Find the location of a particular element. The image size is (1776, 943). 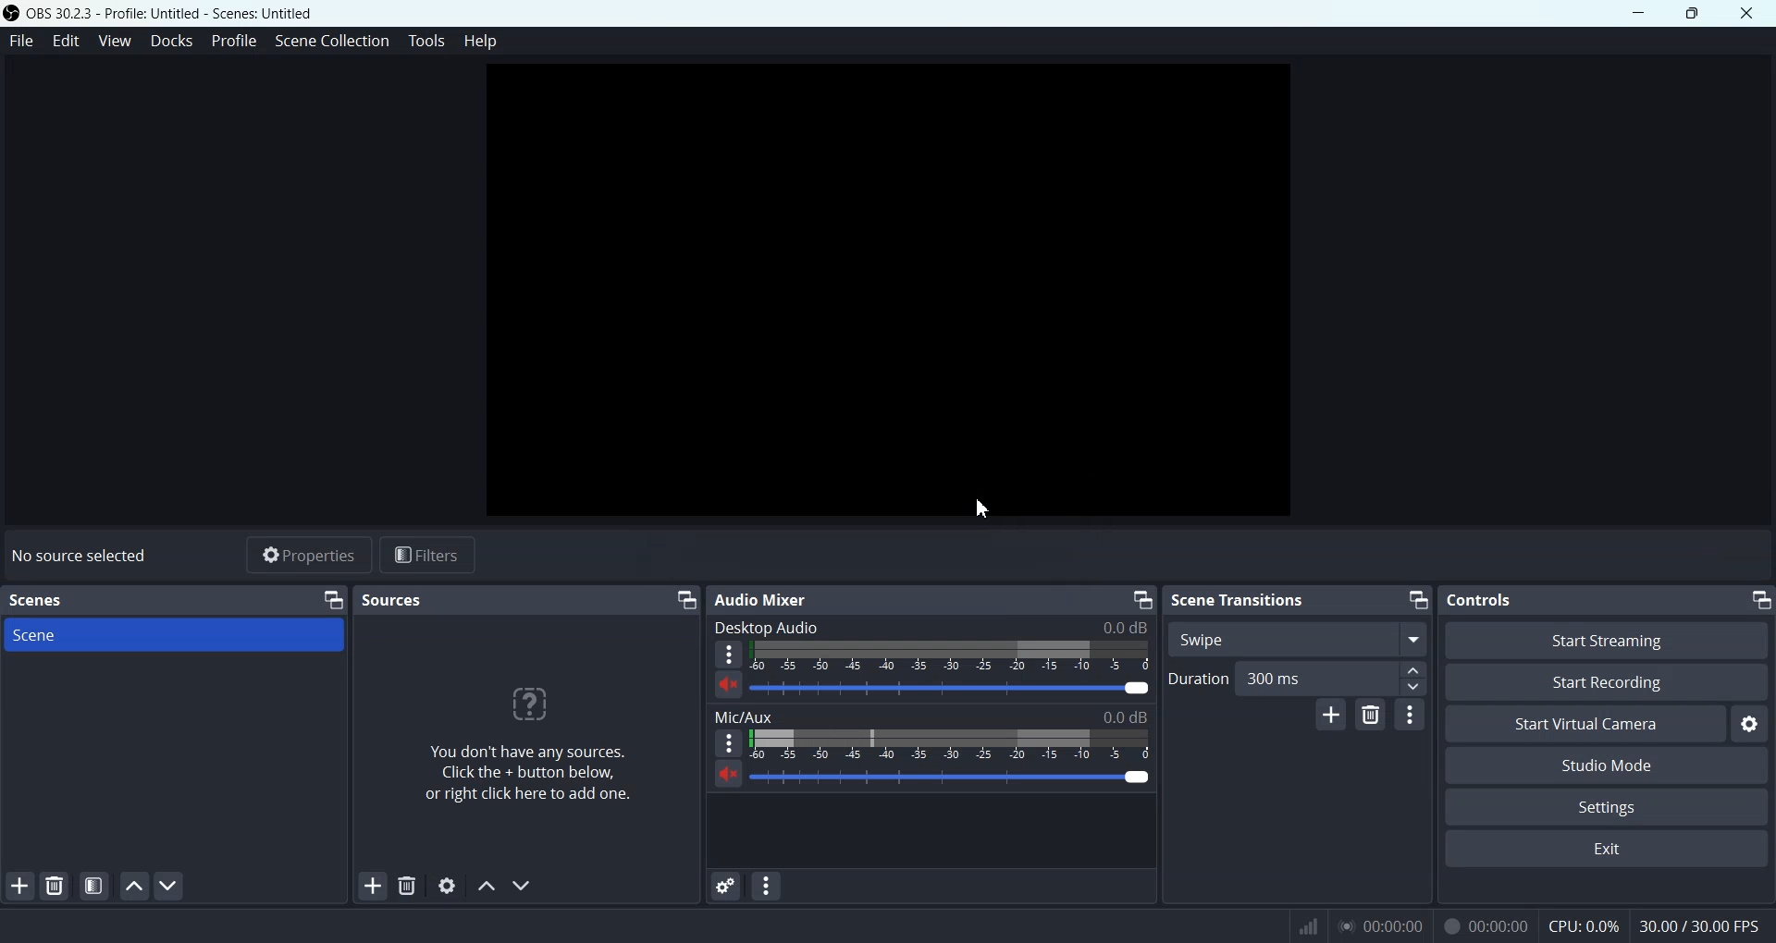

Open source Properties is located at coordinates (448, 886).